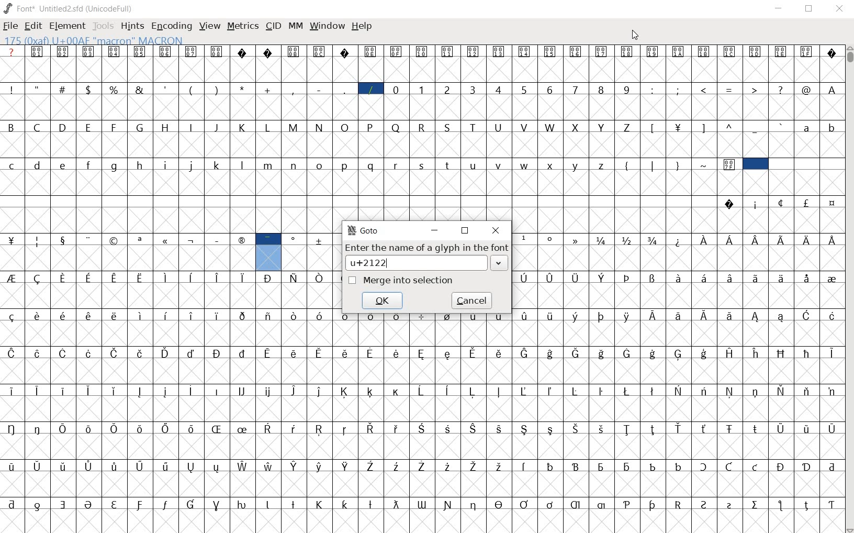  What do you see at coordinates (68, 27) in the screenshot?
I see `ELEMENT` at bounding box center [68, 27].